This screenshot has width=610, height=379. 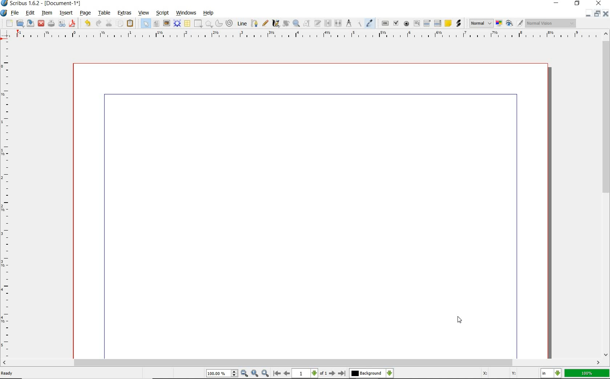 I want to click on link text frames, so click(x=329, y=23).